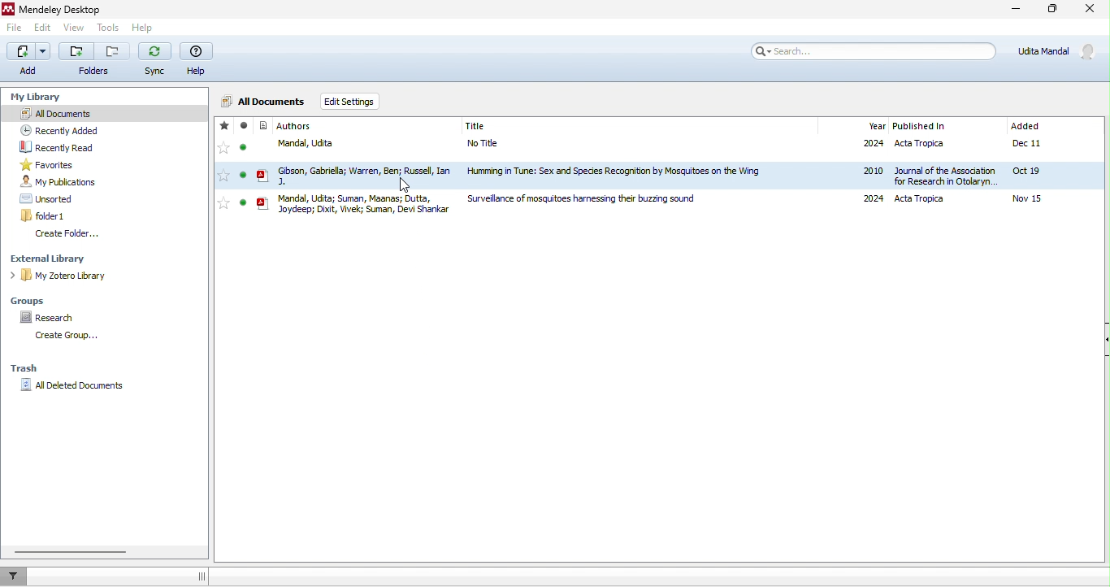 The height and width of the screenshot is (587, 1110). Describe the element at coordinates (244, 166) in the screenshot. I see `seen unseen` at that location.